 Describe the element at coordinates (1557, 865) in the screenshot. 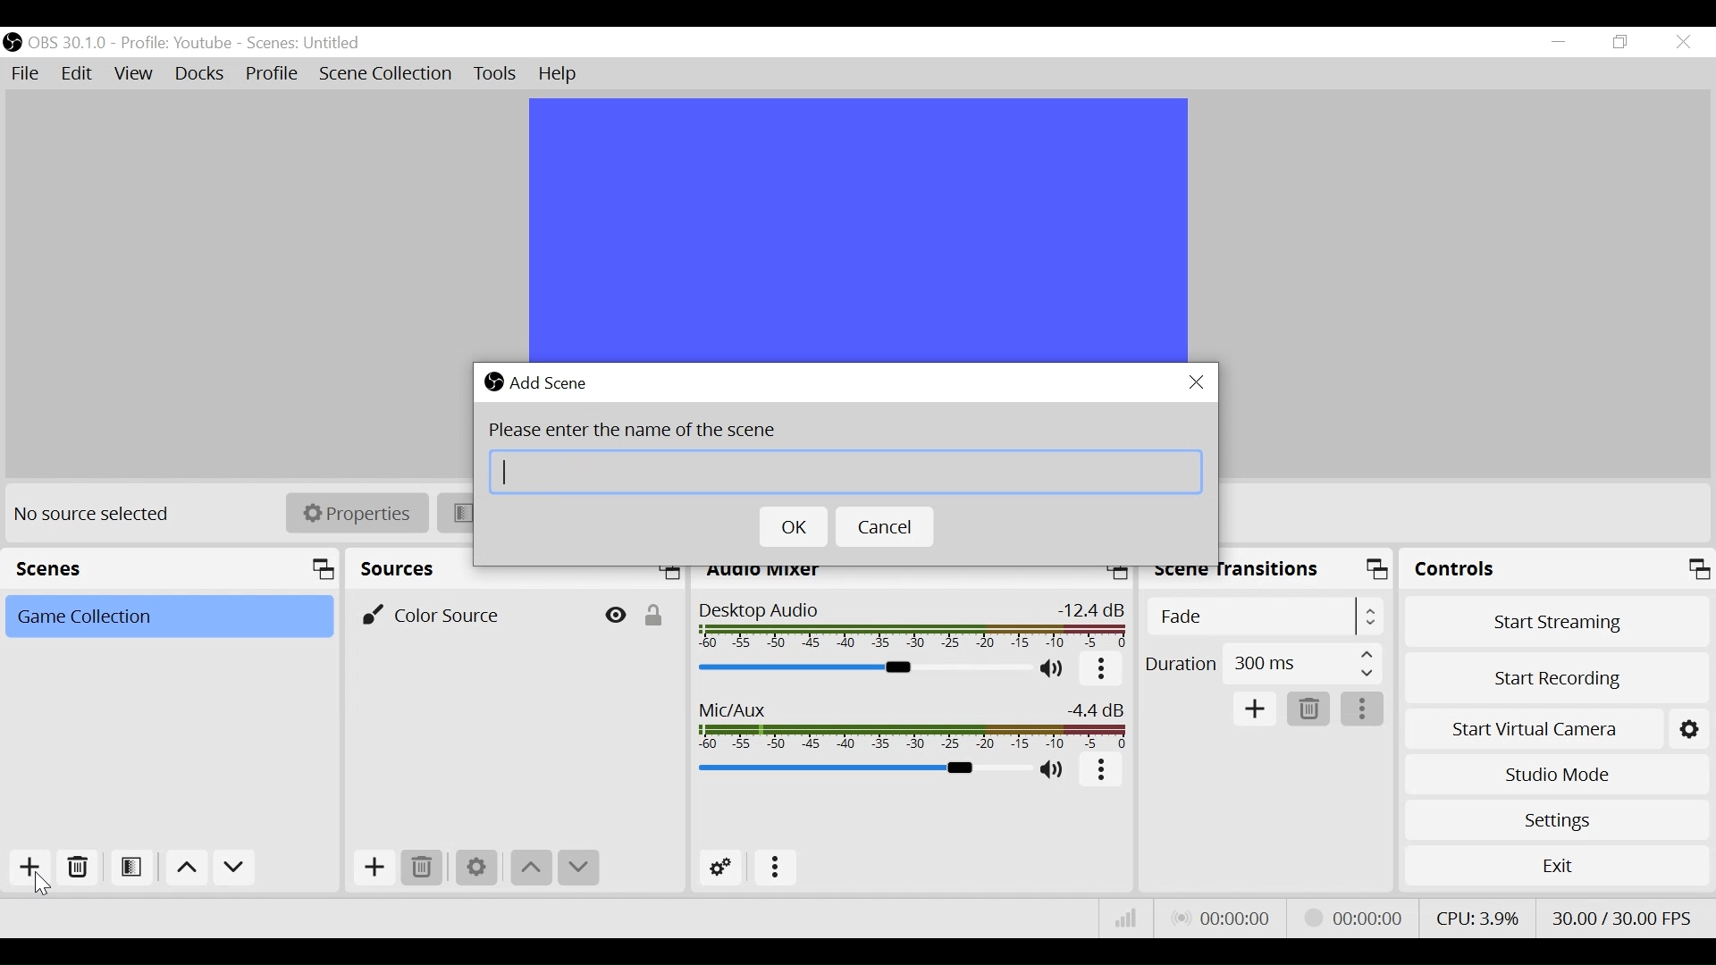

I see `Exit` at that location.